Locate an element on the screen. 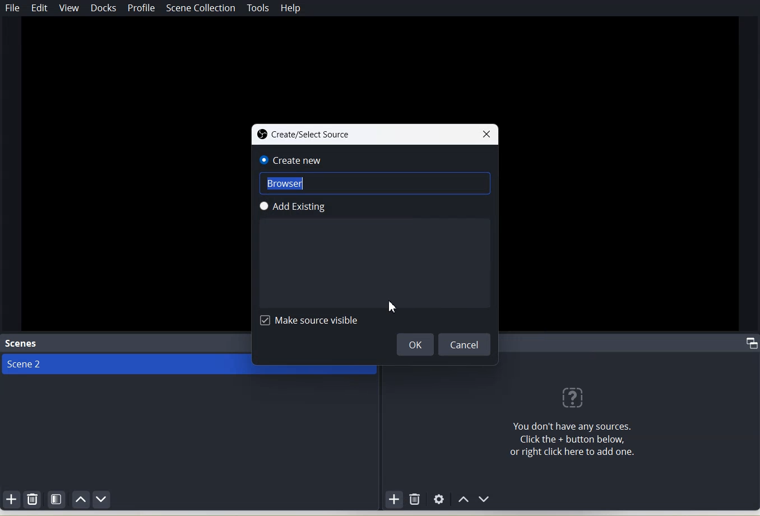 The height and width of the screenshot is (516, 760). Add Existing is located at coordinates (378, 207).